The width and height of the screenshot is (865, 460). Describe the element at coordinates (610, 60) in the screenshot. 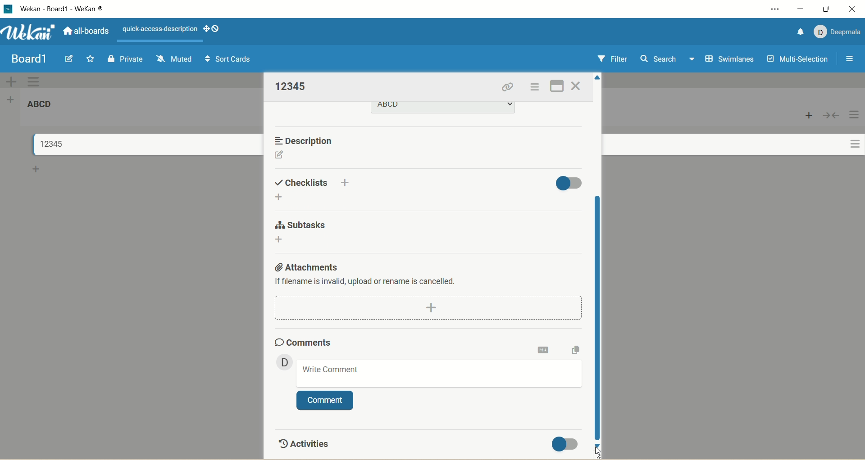

I see `filter` at that location.